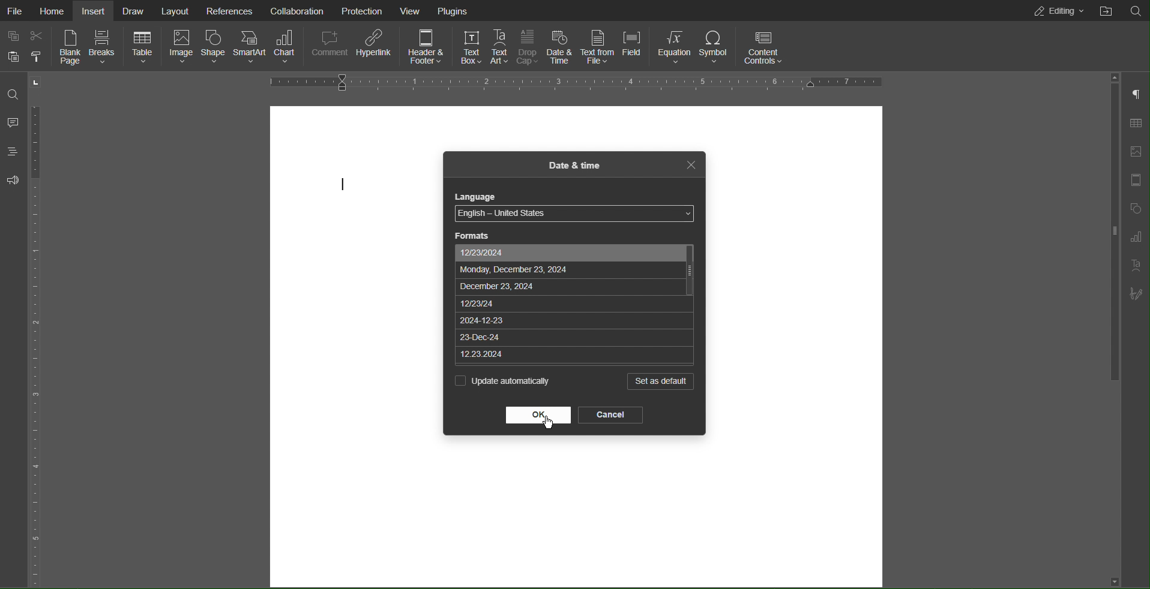  What do you see at coordinates (16, 10) in the screenshot?
I see `File` at bounding box center [16, 10].